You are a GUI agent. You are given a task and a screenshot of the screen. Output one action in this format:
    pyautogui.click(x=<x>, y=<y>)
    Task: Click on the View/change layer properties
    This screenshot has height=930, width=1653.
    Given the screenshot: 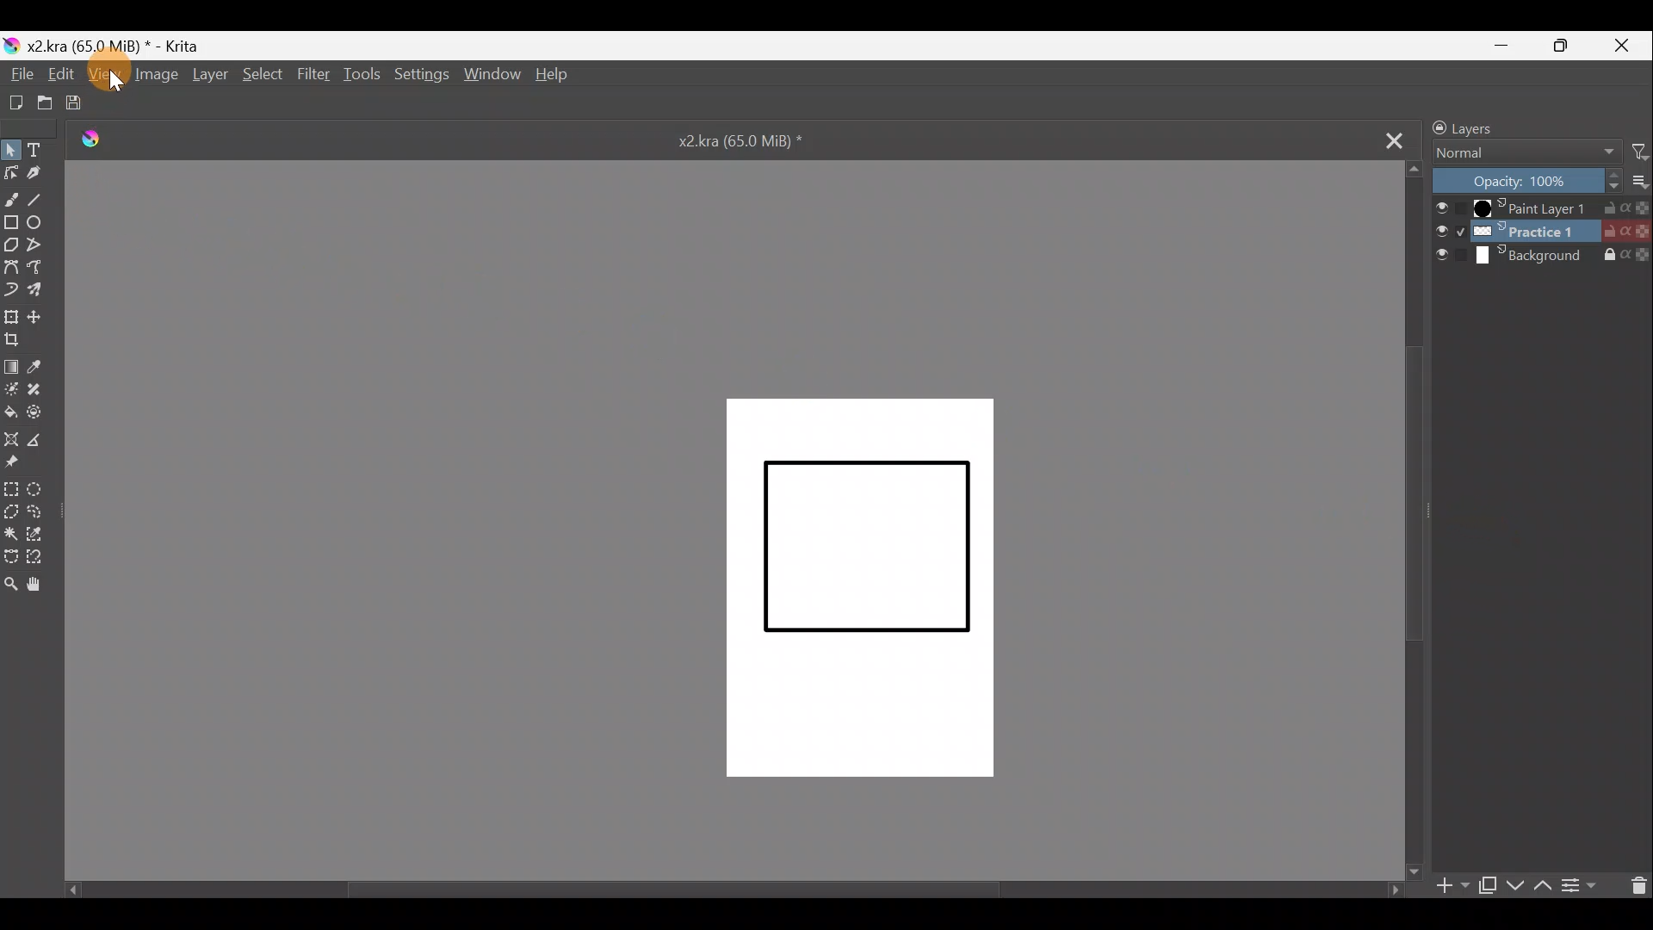 What is the action you would take?
    pyautogui.click(x=1580, y=883)
    